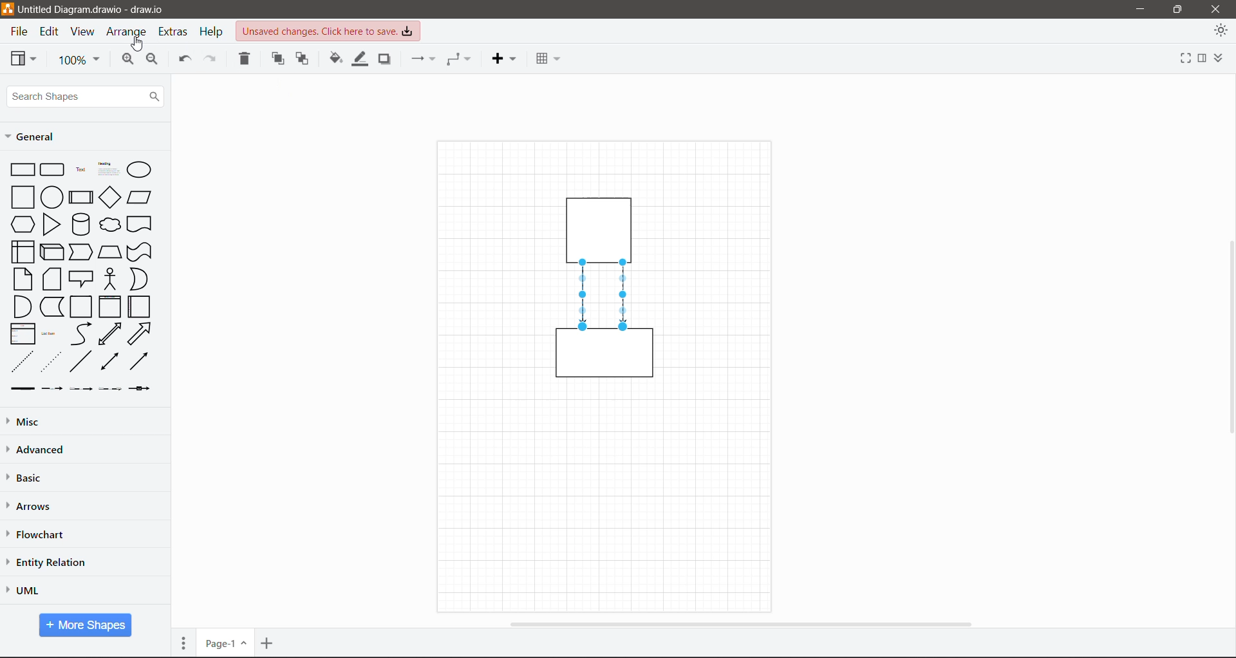 The width and height of the screenshot is (1236, 658). Describe the element at coordinates (21, 333) in the screenshot. I see `List` at that location.